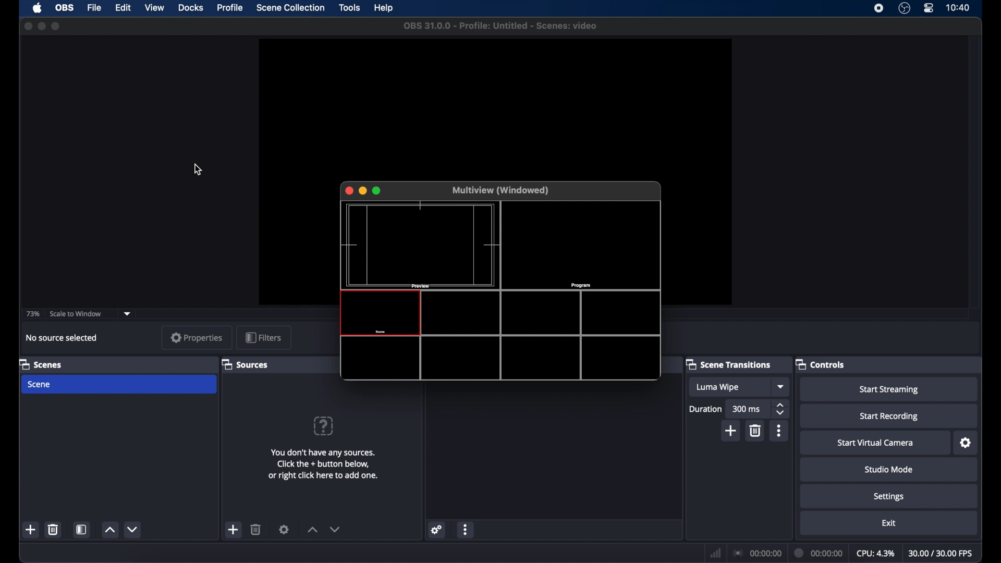 This screenshot has height=563, width=1001. I want to click on dropdown, so click(781, 387).